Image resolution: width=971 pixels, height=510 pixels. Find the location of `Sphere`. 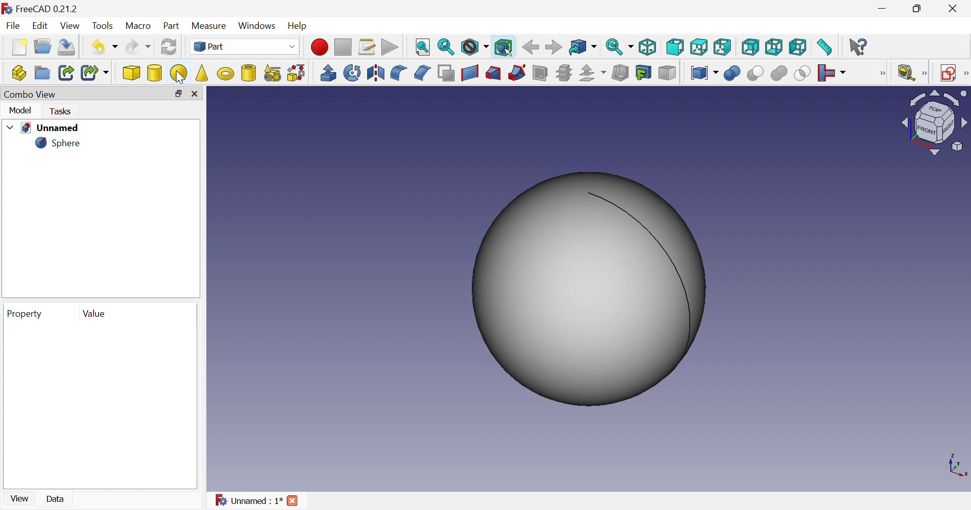

Sphere is located at coordinates (588, 290).